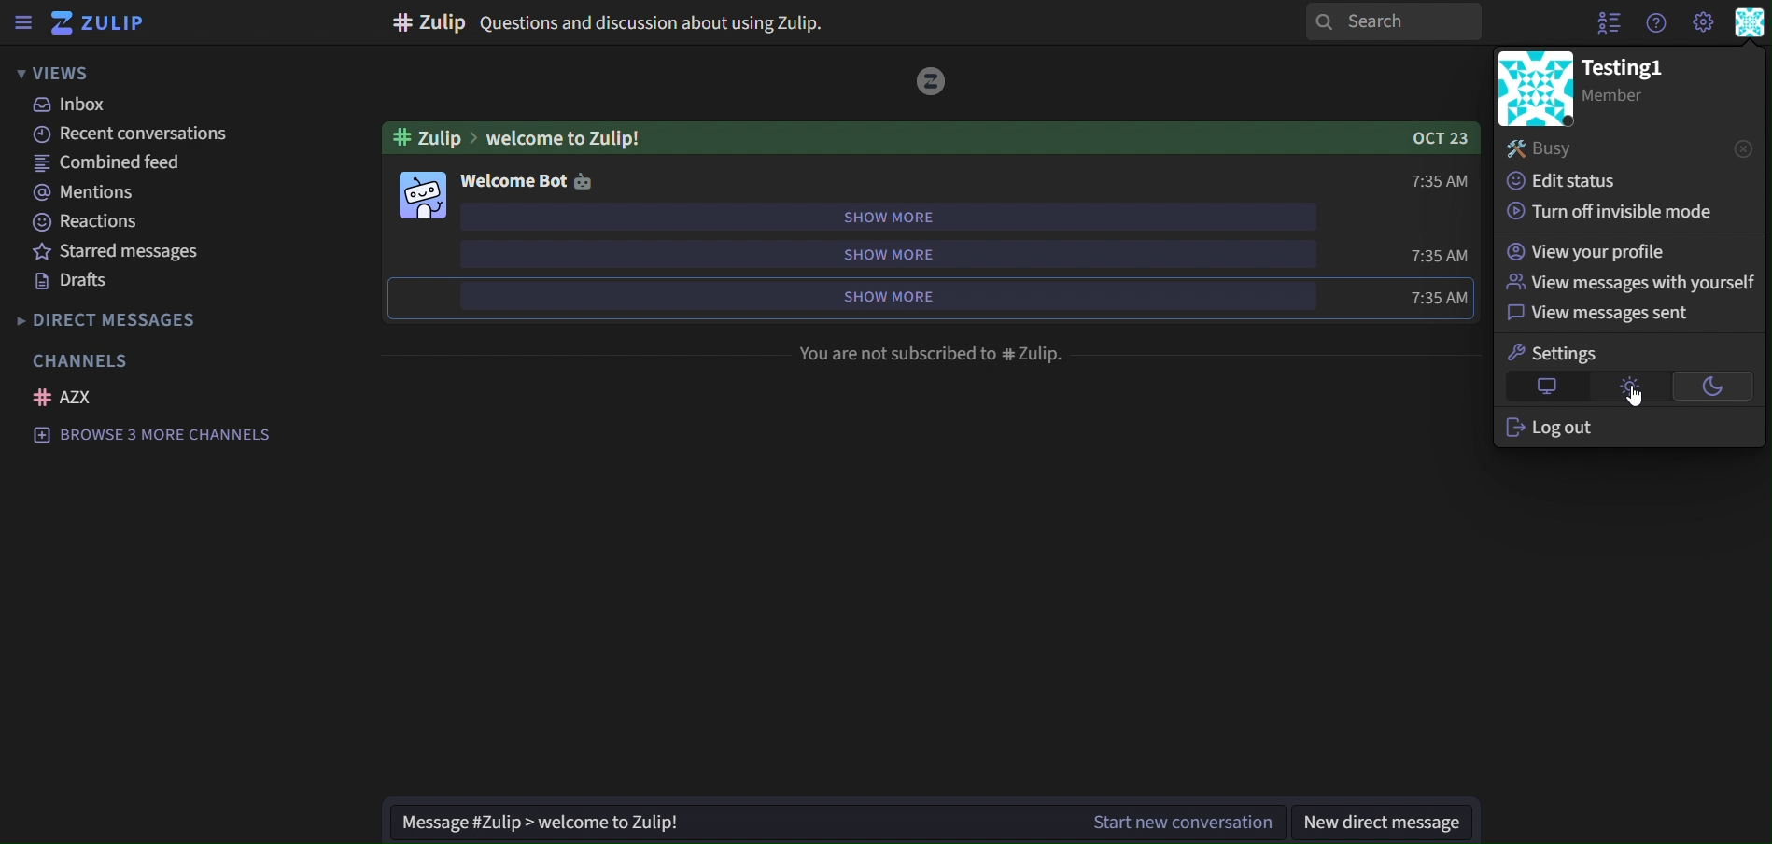  Describe the element at coordinates (1553, 350) in the screenshot. I see `settings` at that location.